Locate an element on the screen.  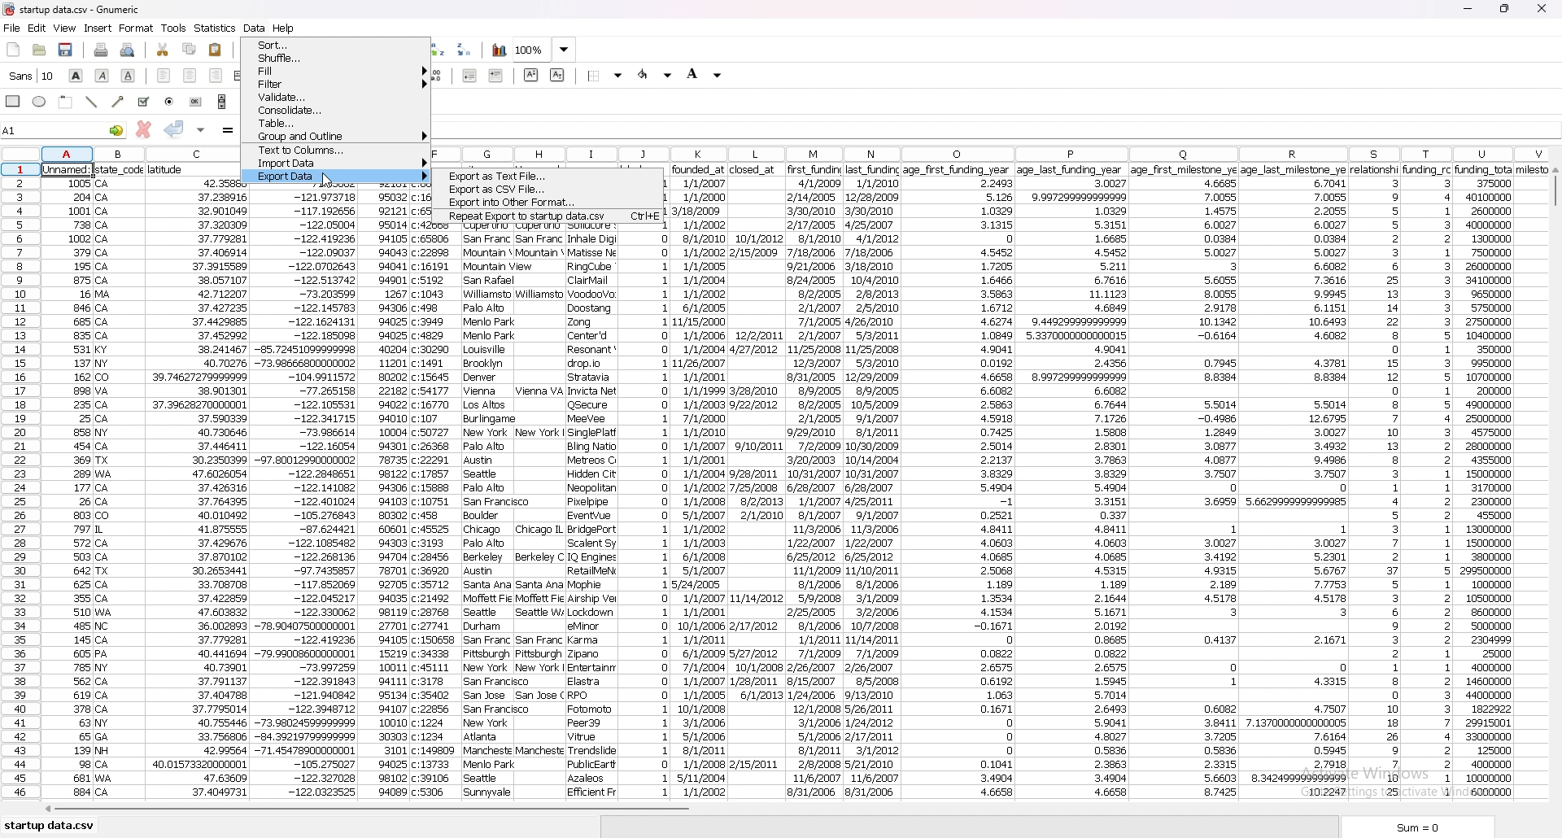
sum is located at coordinates (1423, 827).